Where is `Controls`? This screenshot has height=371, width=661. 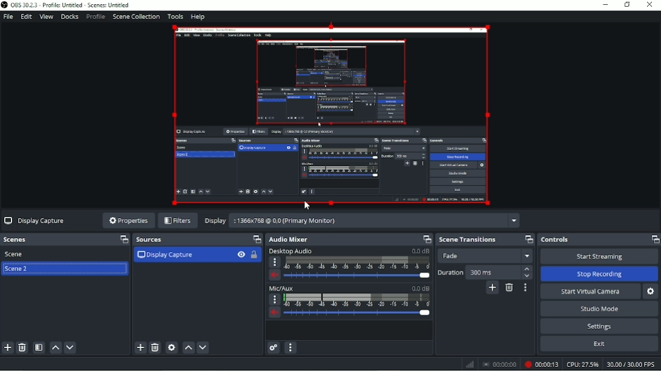 Controls is located at coordinates (556, 240).